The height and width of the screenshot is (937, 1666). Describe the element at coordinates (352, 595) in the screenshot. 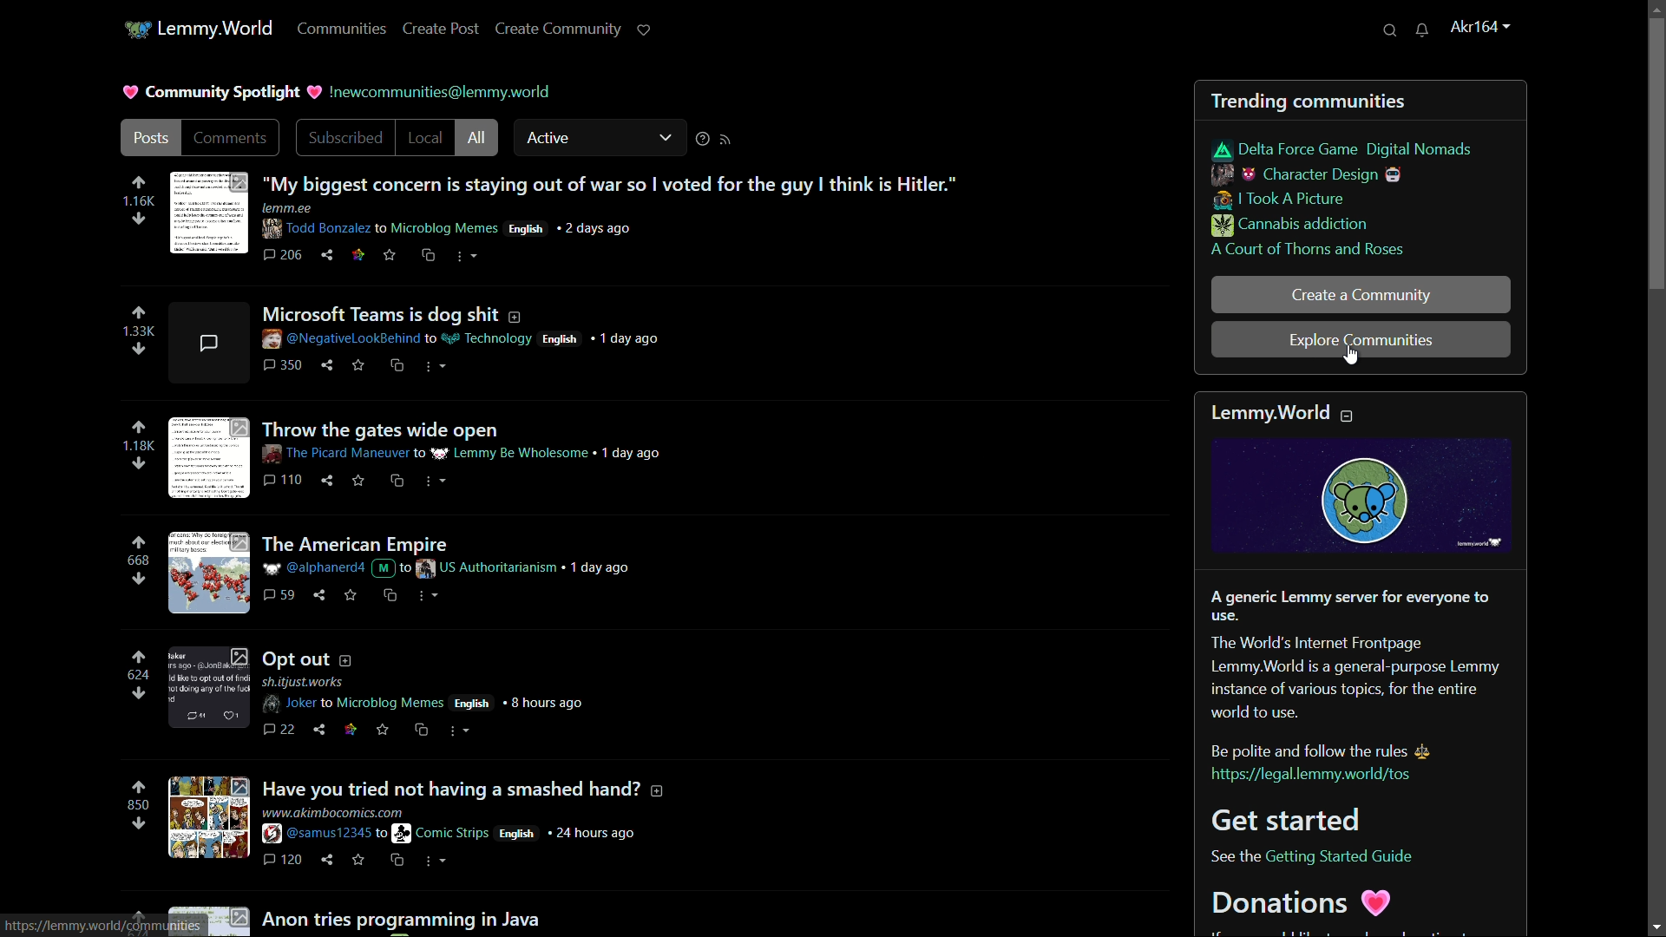

I see `save` at that location.